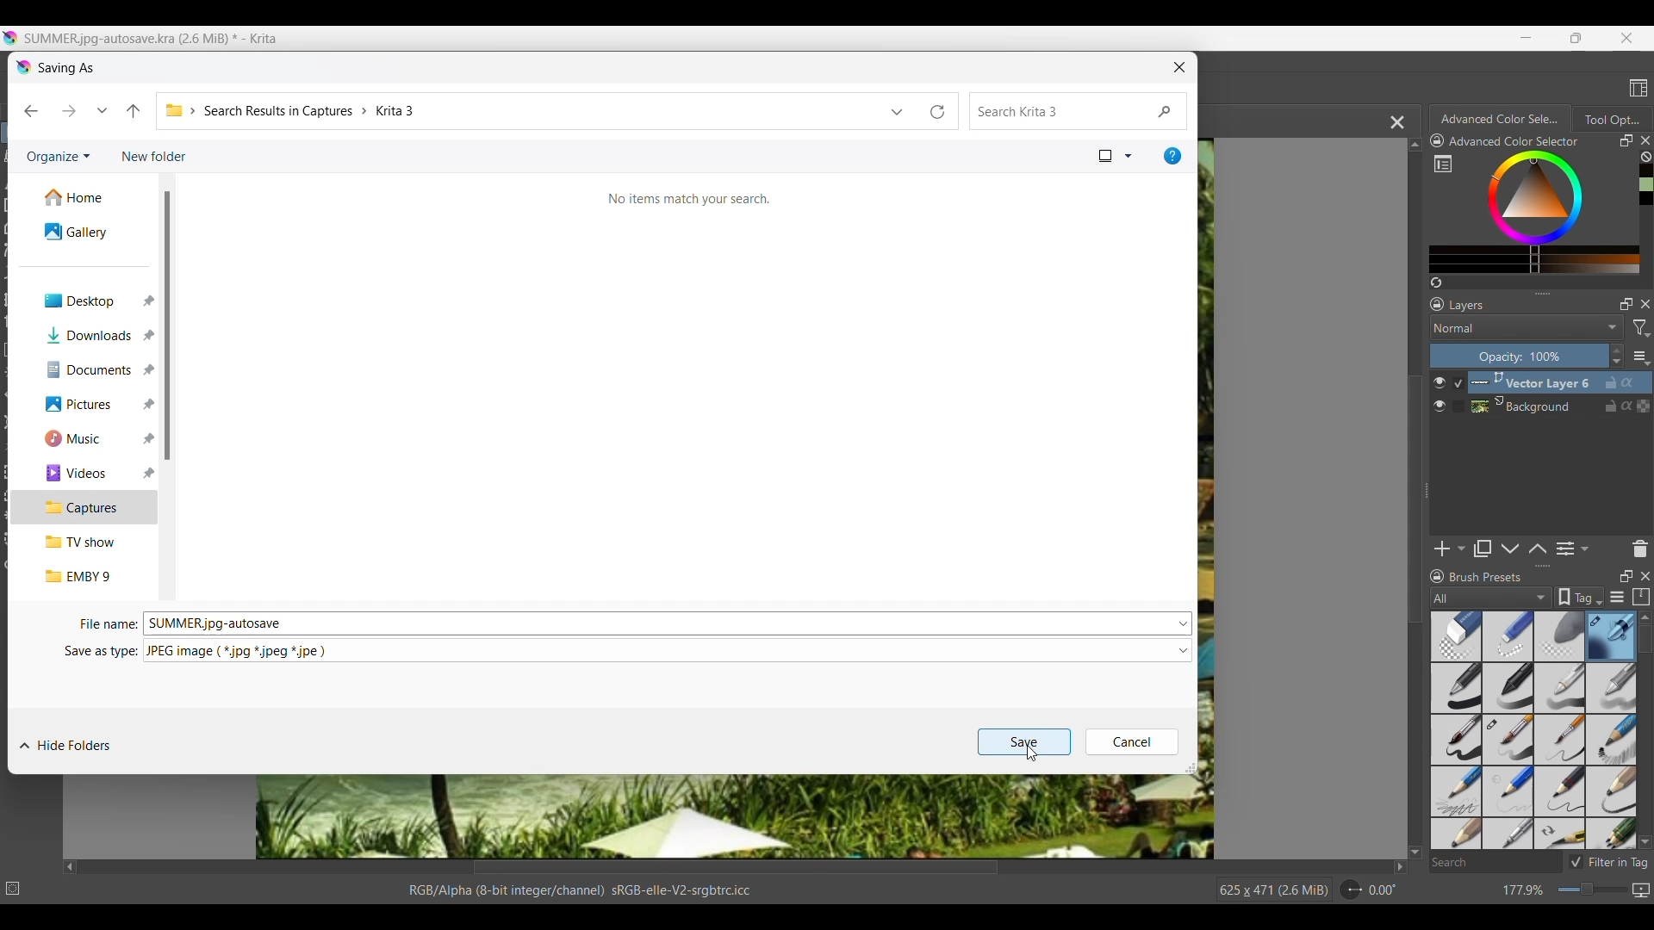 This screenshot has width=1654, height=930. Describe the element at coordinates (88, 232) in the screenshot. I see `Gallery folder` at that location.